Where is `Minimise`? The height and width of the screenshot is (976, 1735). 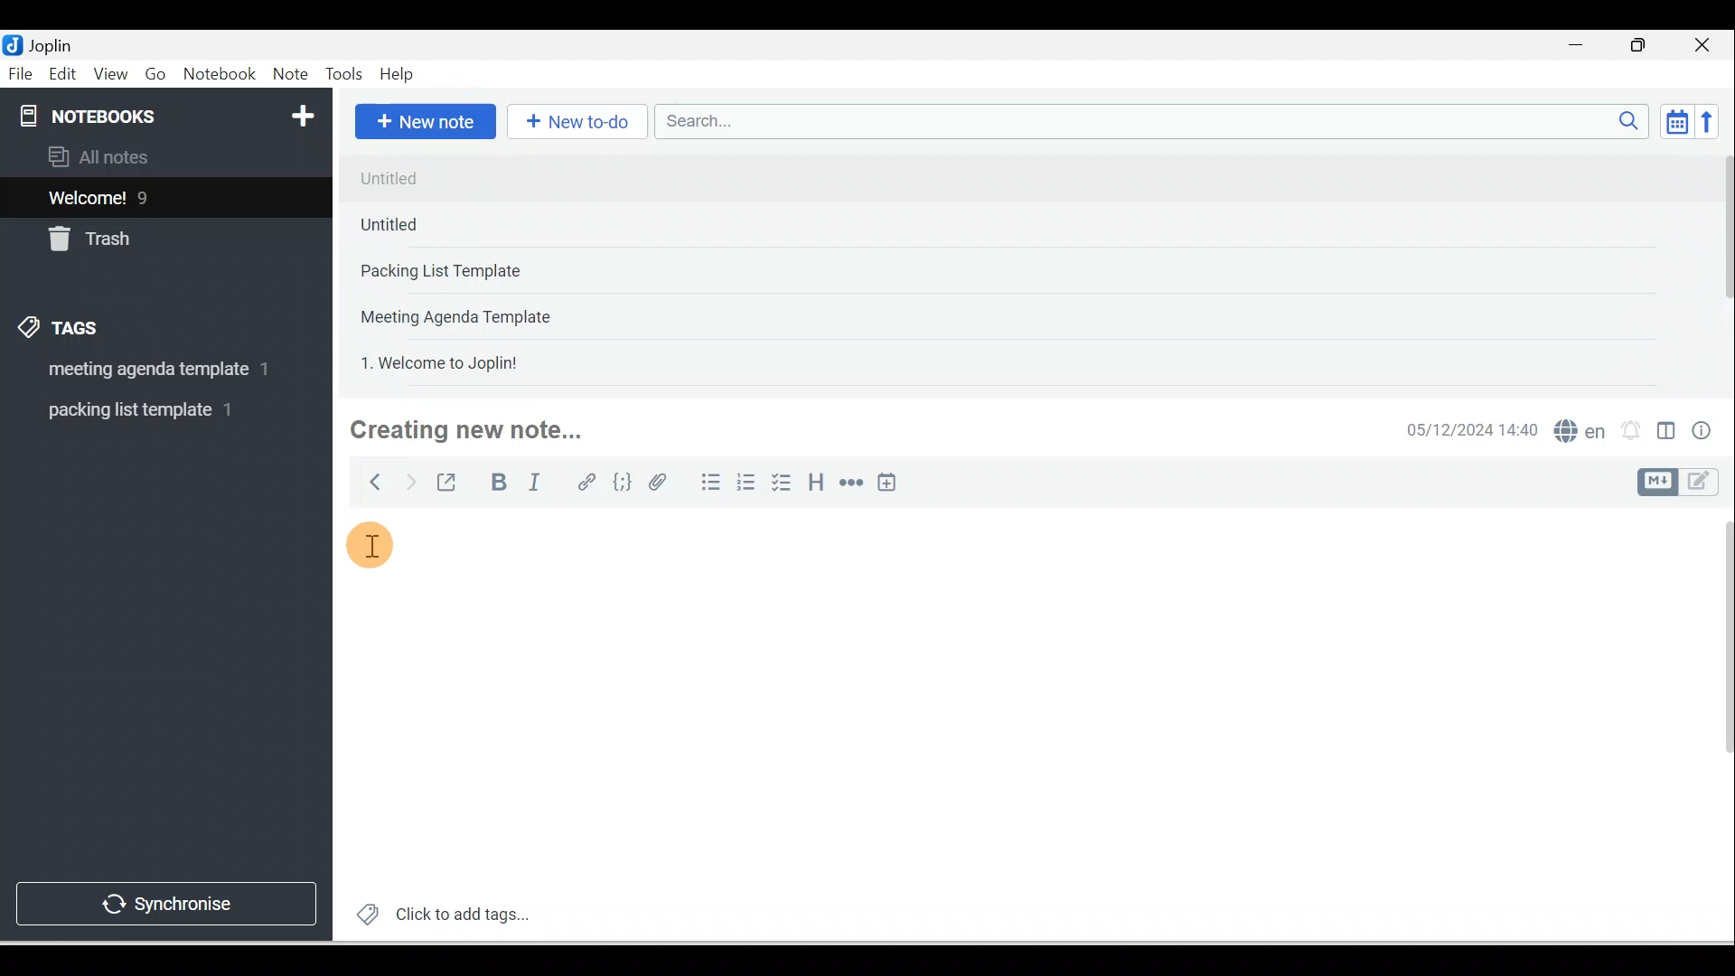
Minimise is located at coordinates (1581, 47).